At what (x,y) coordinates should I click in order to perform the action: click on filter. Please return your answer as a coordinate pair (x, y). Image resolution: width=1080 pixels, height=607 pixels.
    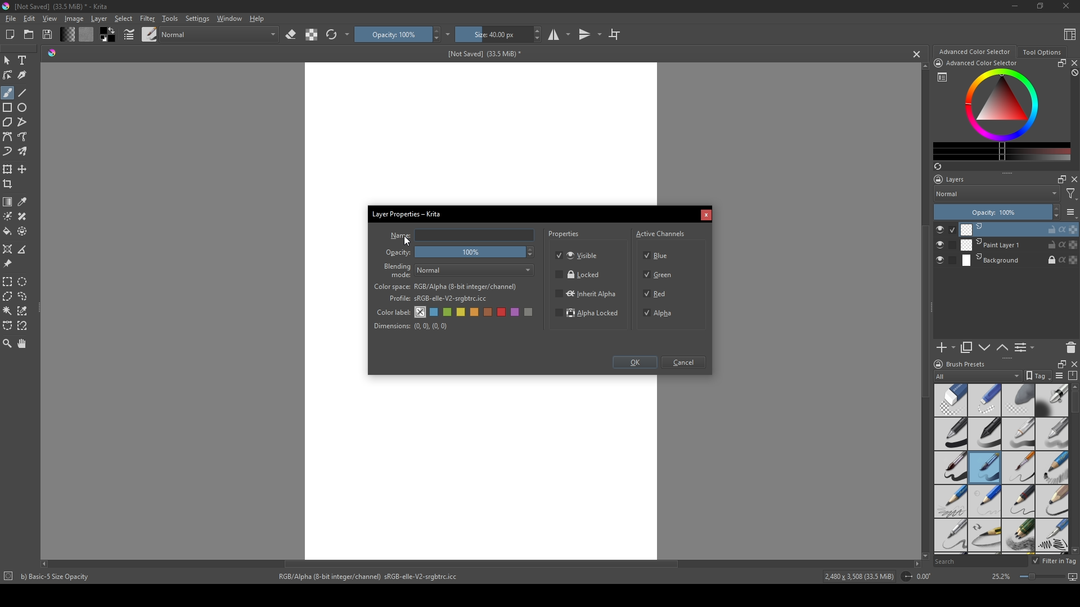
    Looking at the image, I should click on (1071, 194).